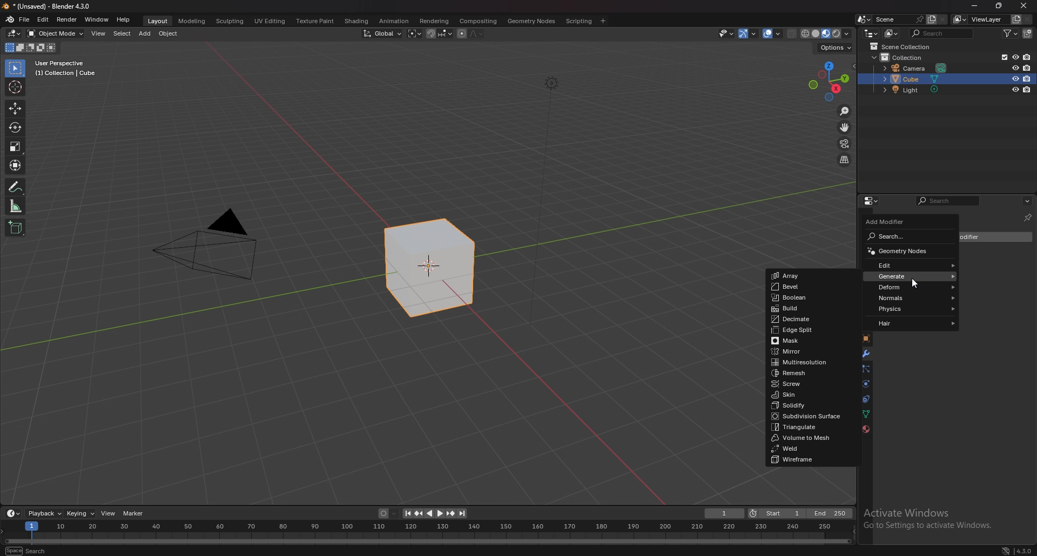 This screenshot has height=556, width=1037. Describe the element at coordinates (810, 351) in the screenshot. I see `mirror` at that location.